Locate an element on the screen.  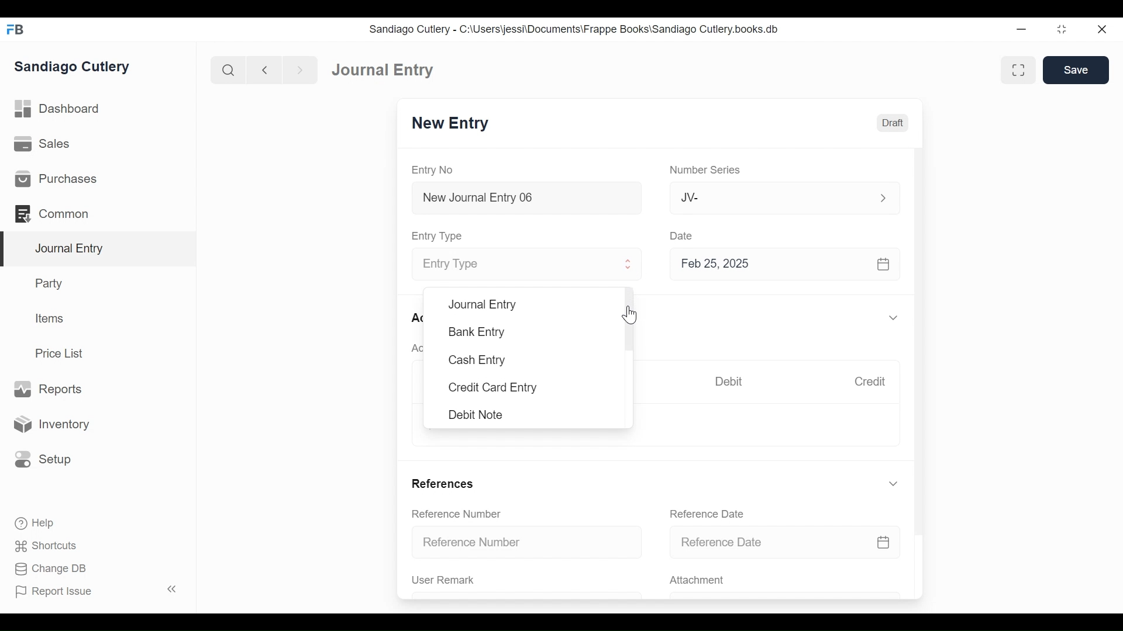
Date is located at coordinates (682, 235).